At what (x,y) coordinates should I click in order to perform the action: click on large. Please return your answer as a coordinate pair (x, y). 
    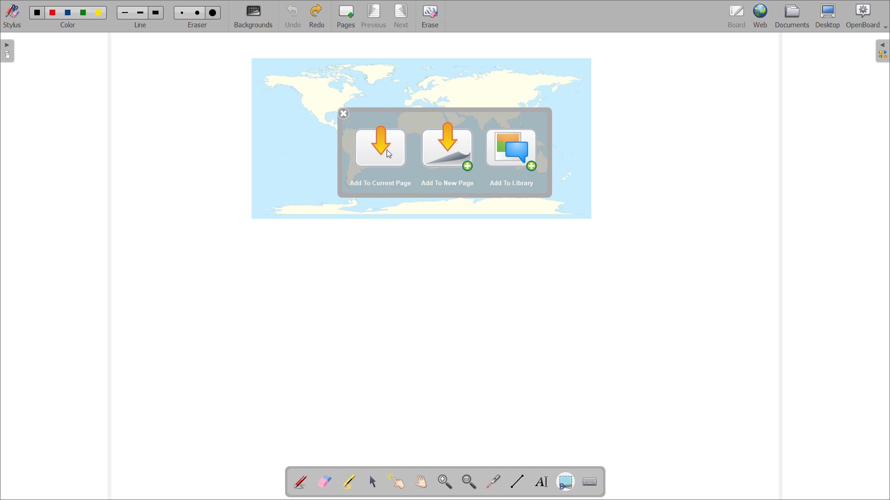
    Looking at the image, I should click on (155, 12).